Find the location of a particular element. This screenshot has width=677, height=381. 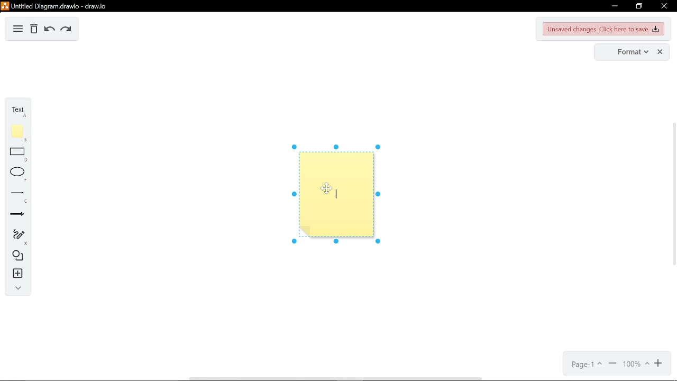

close is located at coordinates (661, 52).